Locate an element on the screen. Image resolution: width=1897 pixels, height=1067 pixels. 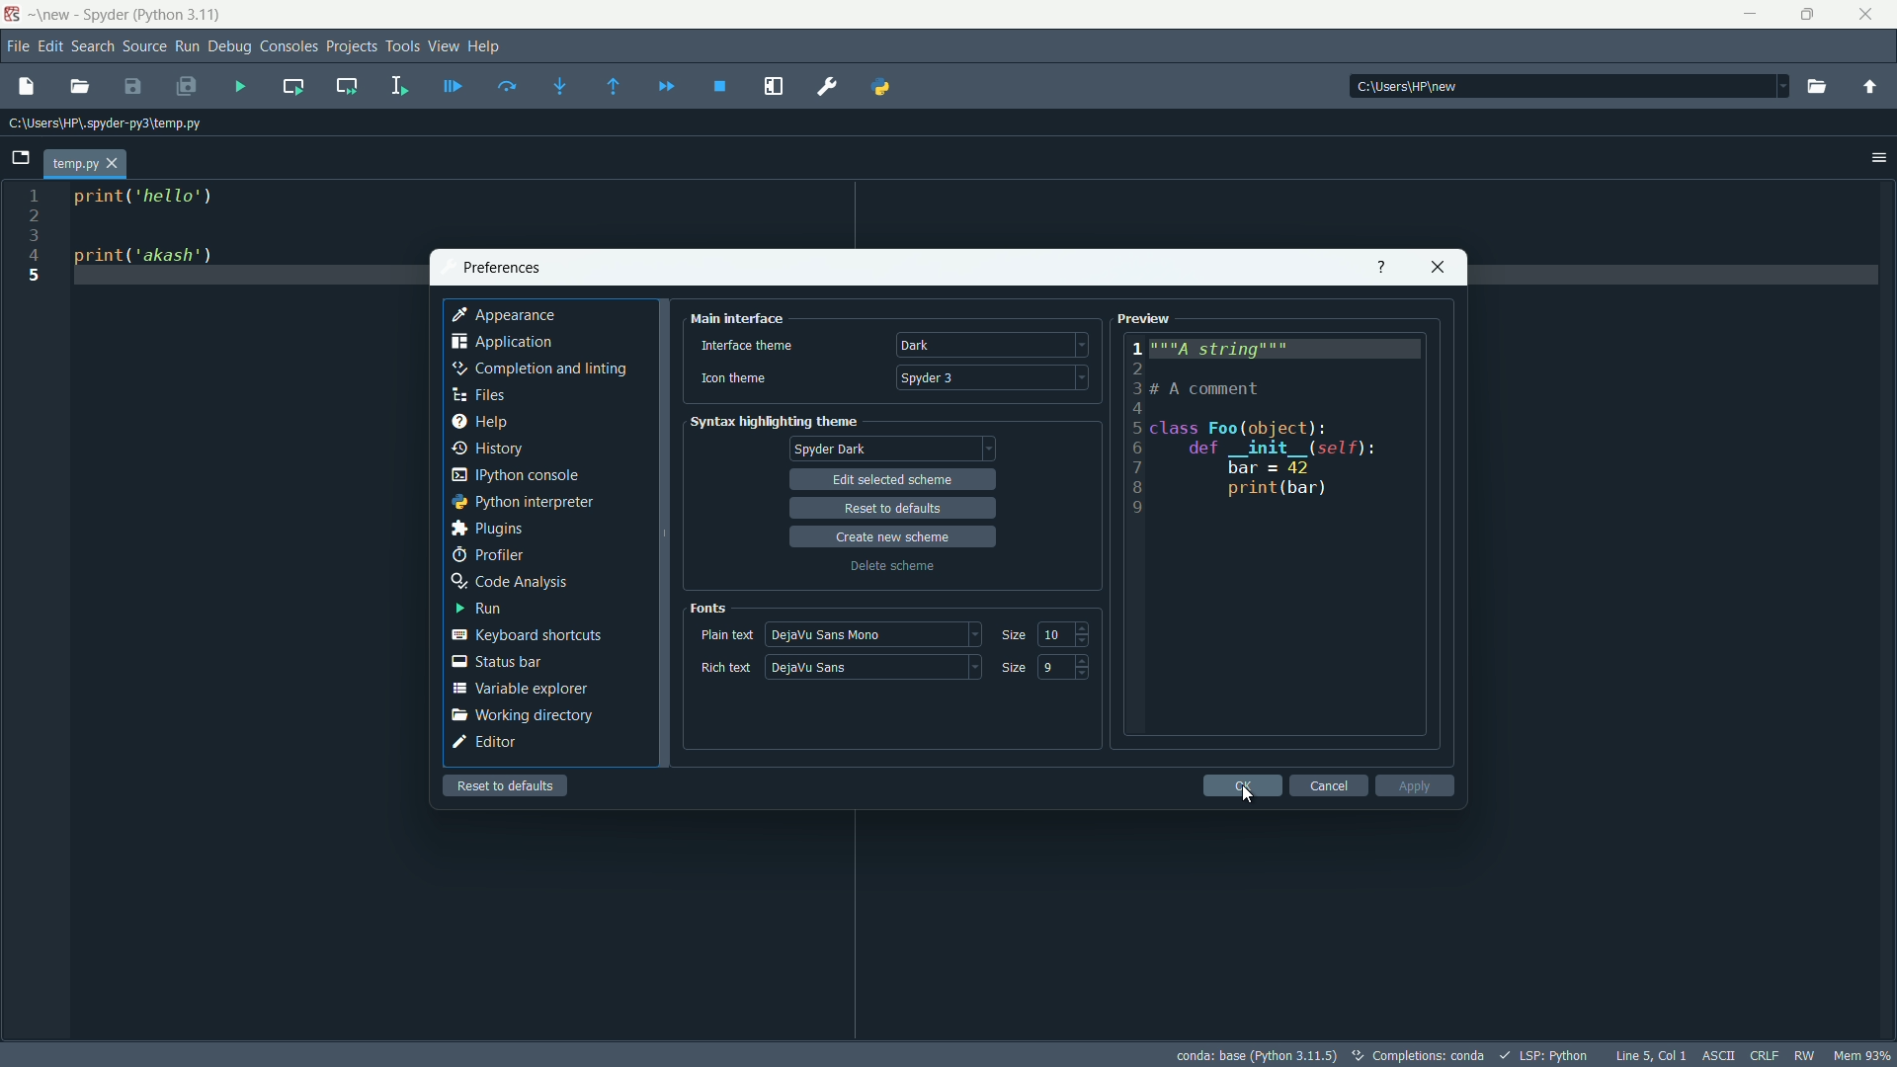
maximize current pane is located at coordinates (773, 86).